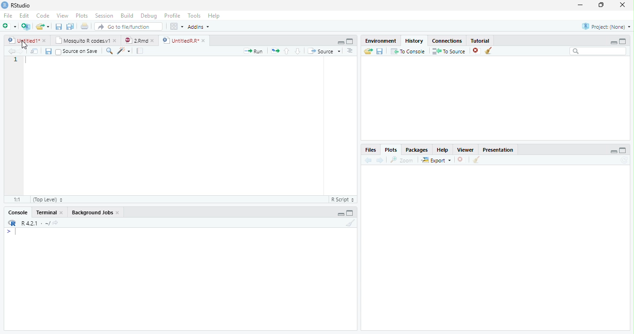 Image resolution: width=634 pixels, height=334 pixels. I want to click on next, so click(24, 52).